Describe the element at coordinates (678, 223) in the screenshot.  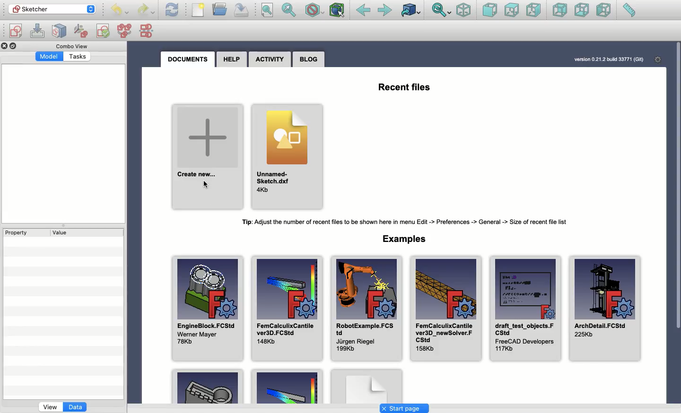
I see `Scroll` at that location.